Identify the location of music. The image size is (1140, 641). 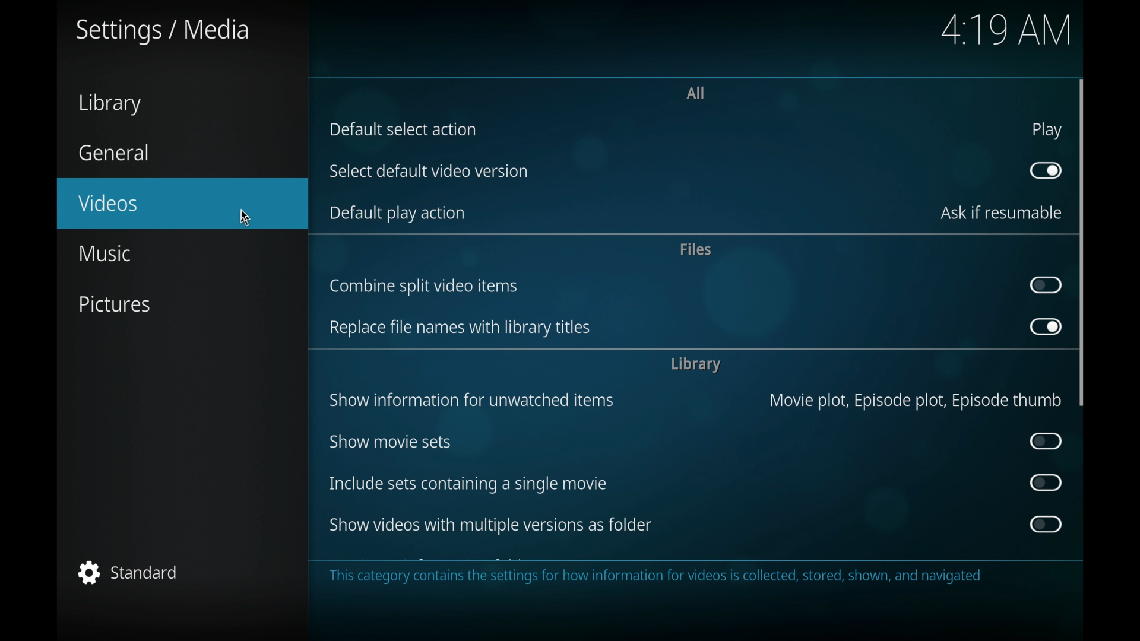
(104, 254).